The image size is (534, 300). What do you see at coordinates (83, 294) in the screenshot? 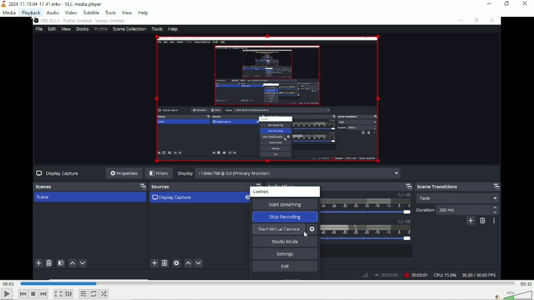
I see `Toggle playlist` at bounding box center [83, 294].